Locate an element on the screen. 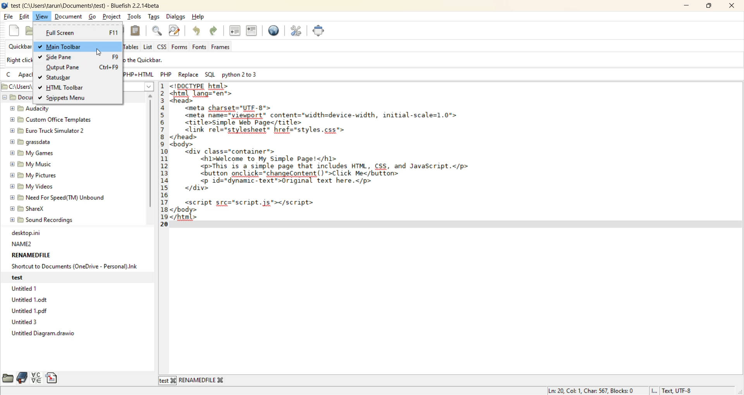 The height and width of the screenshot is (395, 744). list is located at coordinates (148, 47).